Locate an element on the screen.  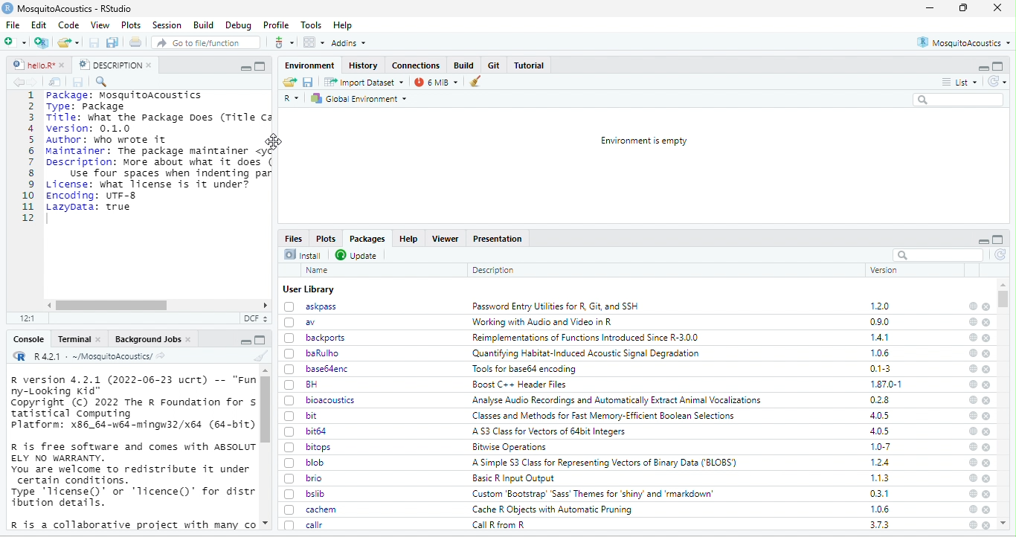
Boost C++ Header Files is located at coordinates (520, 385).